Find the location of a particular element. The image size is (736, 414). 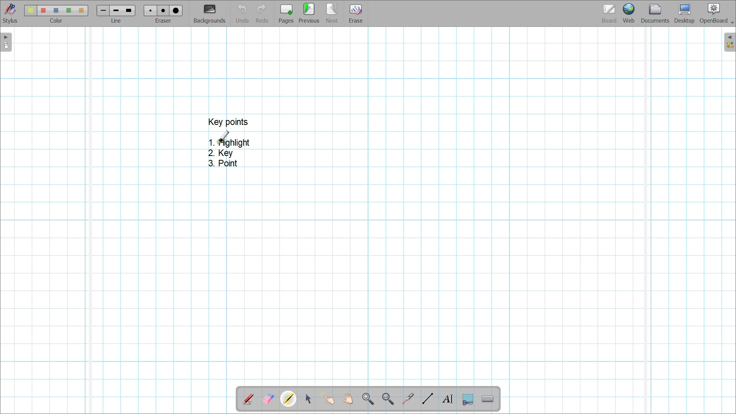

Display virtual keyboard is located at coordinates (488, 399).